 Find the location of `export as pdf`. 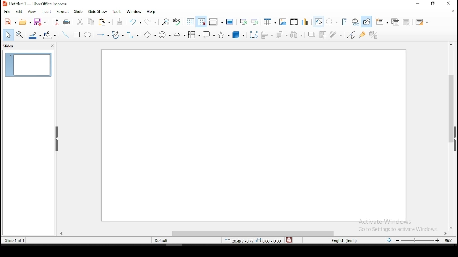

export as pdf is located at coordinates (56, 22).